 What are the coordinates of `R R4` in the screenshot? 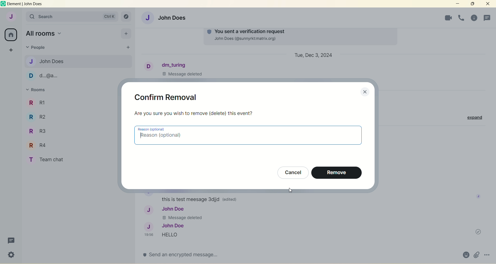 It's located at (38, 145).